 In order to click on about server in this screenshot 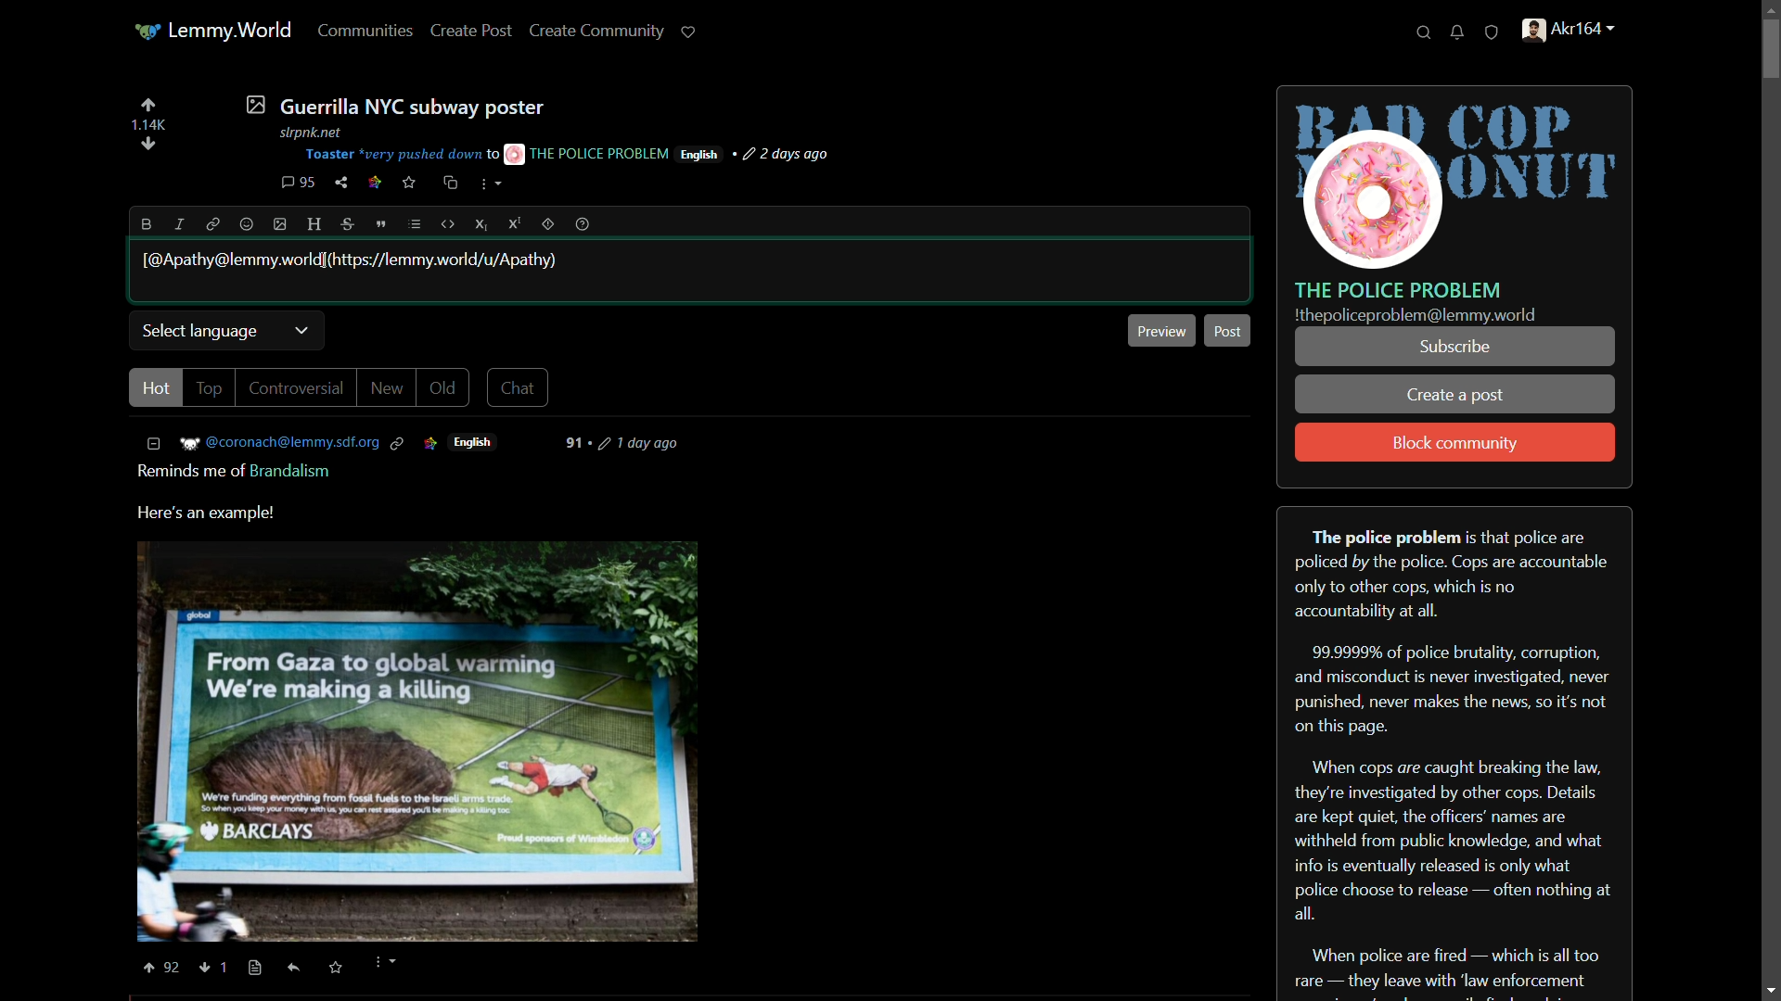, I will do `click(1454, 754)`.